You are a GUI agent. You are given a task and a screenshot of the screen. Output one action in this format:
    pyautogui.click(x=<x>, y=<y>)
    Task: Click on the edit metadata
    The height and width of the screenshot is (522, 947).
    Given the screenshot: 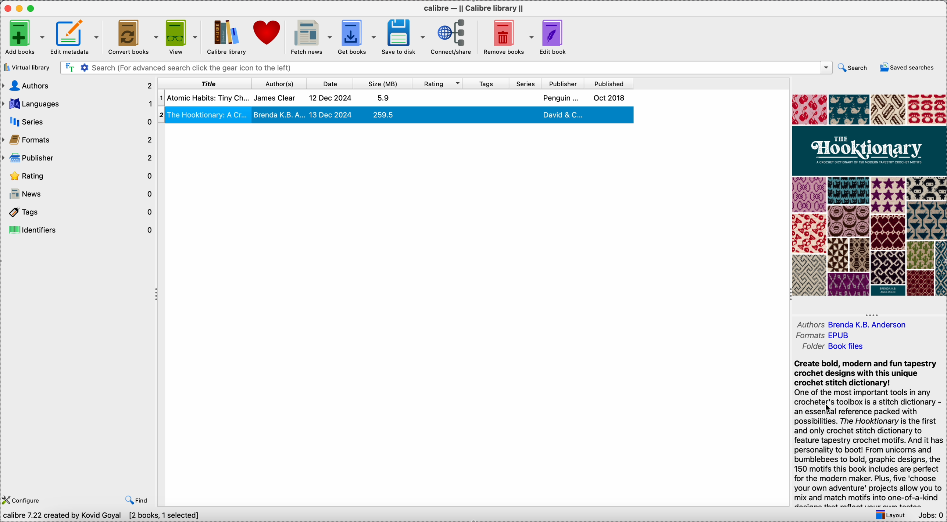 What is the action you would take?
    pyautogui.click(x=78, y=37)
    